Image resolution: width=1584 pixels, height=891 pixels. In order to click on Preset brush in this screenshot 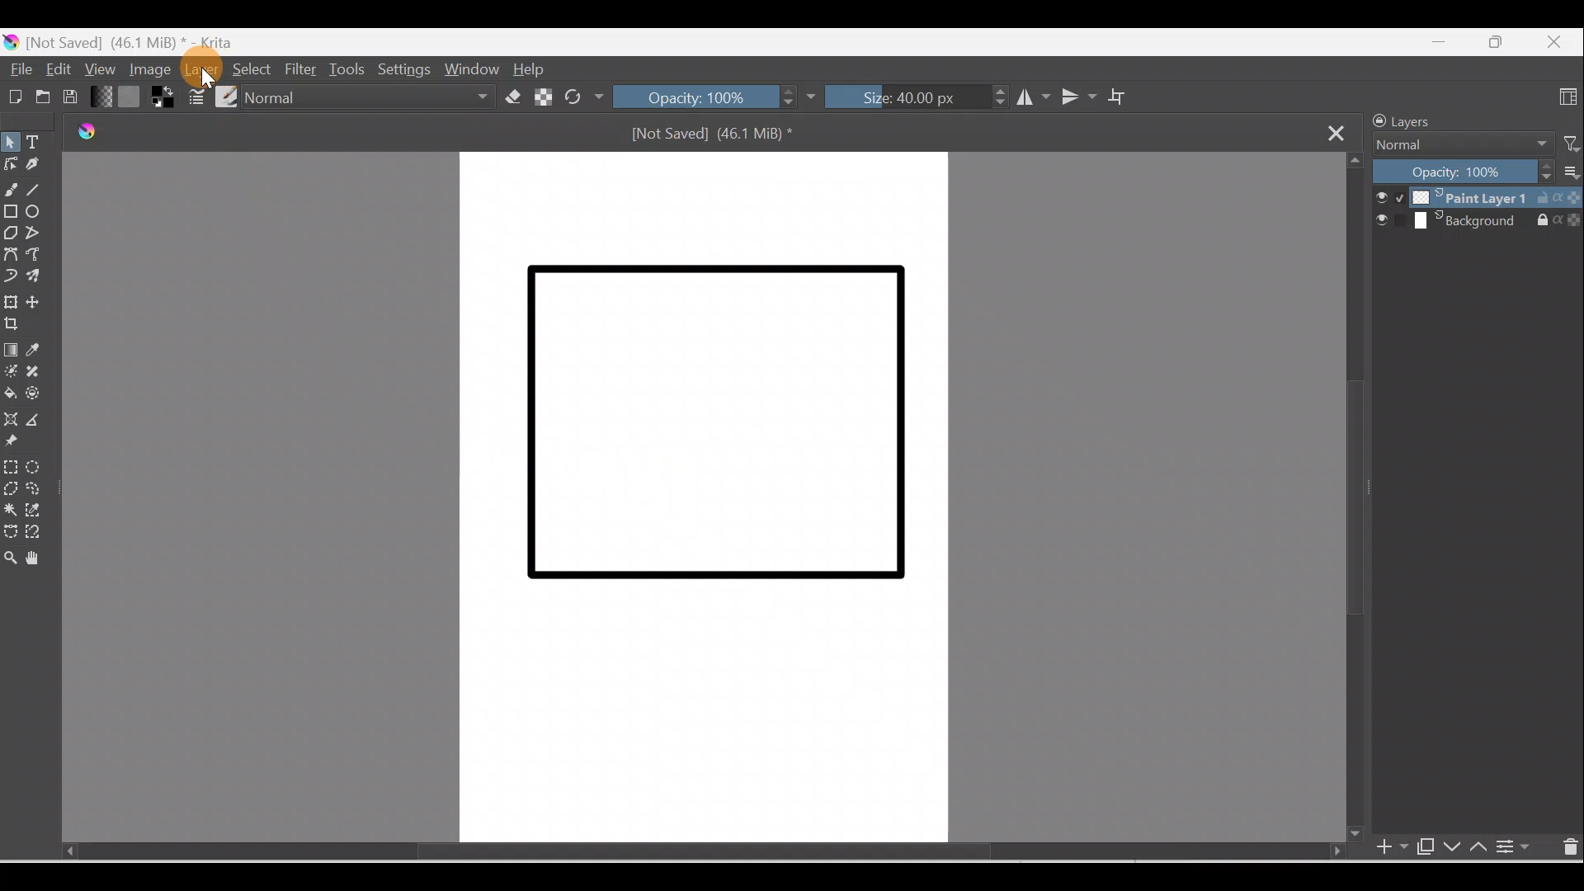, I will do `click(225, 96)`.